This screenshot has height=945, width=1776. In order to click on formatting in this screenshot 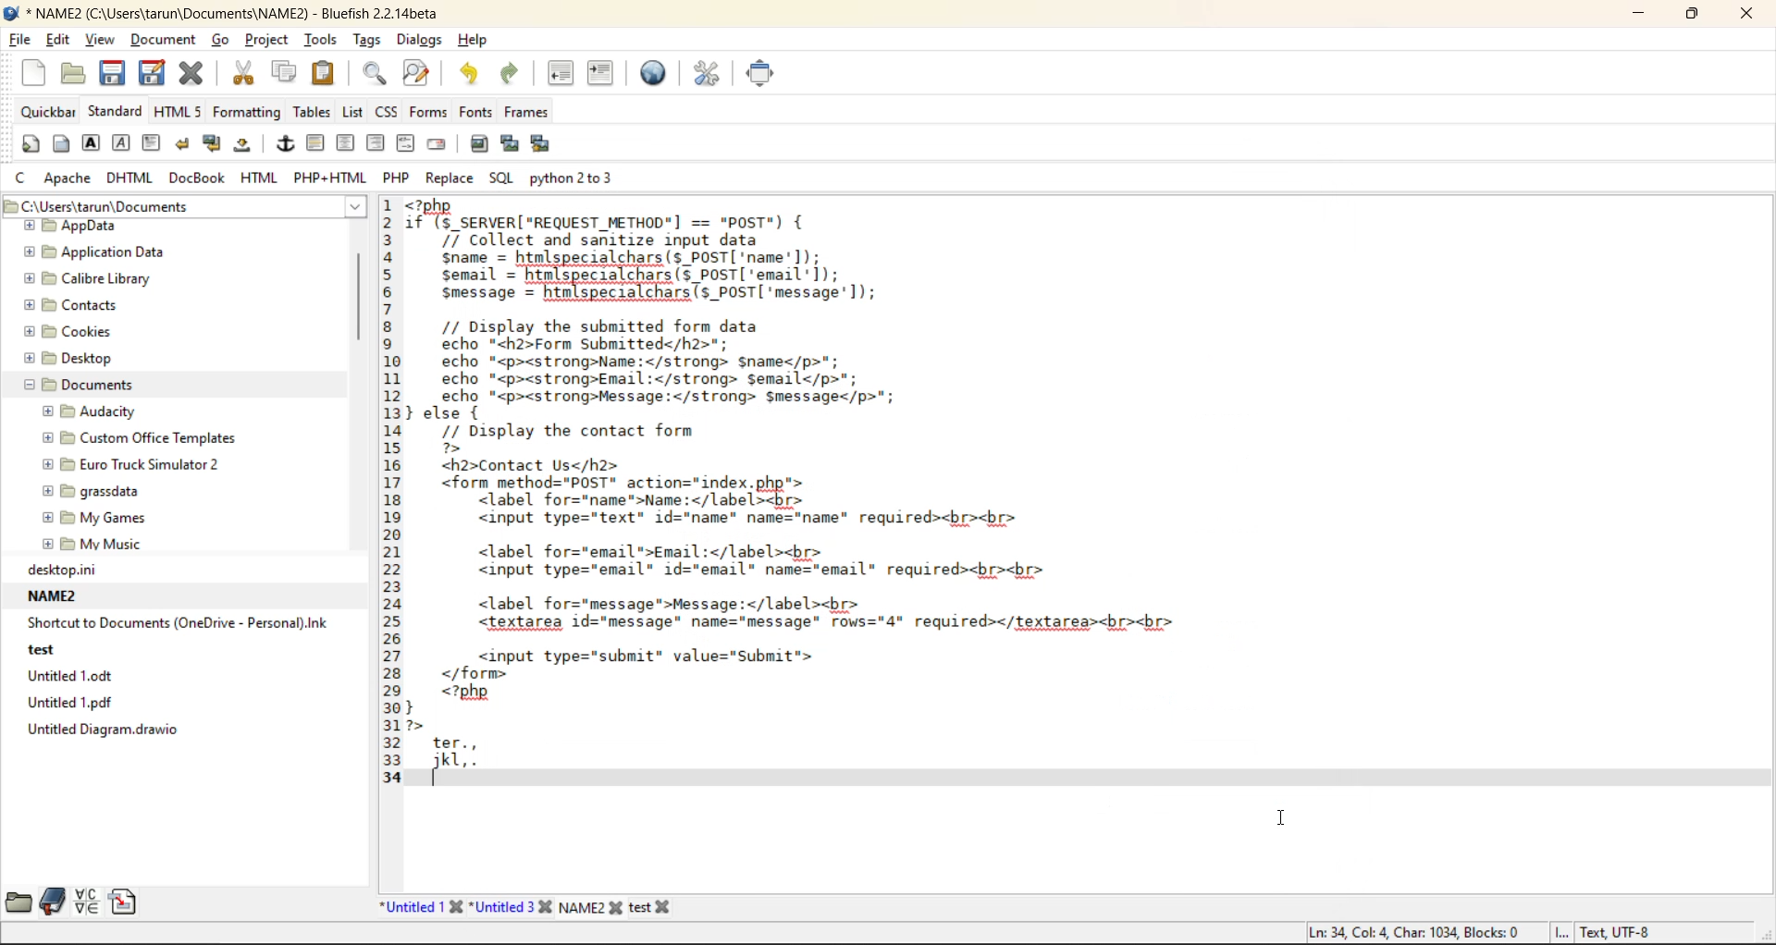, I will do `click(247, 117)`.